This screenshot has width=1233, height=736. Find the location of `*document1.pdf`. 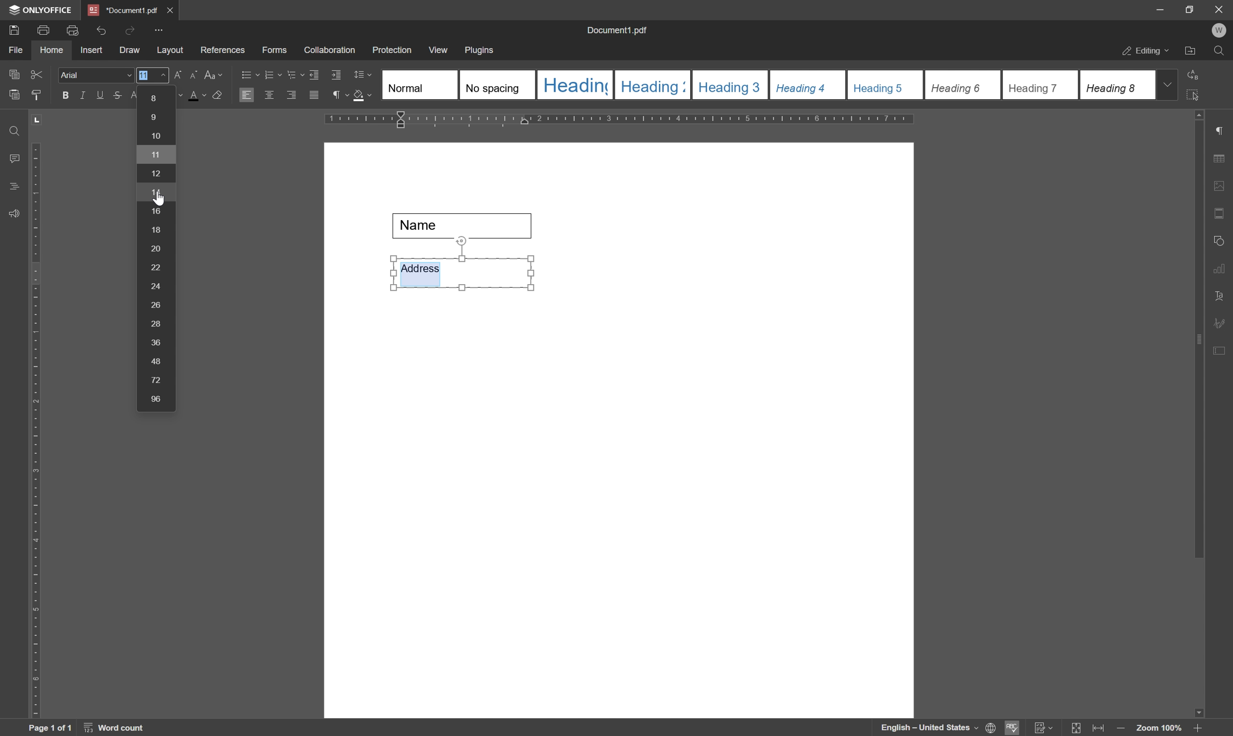

*document1.pdf is located at coordinates (122, 10).